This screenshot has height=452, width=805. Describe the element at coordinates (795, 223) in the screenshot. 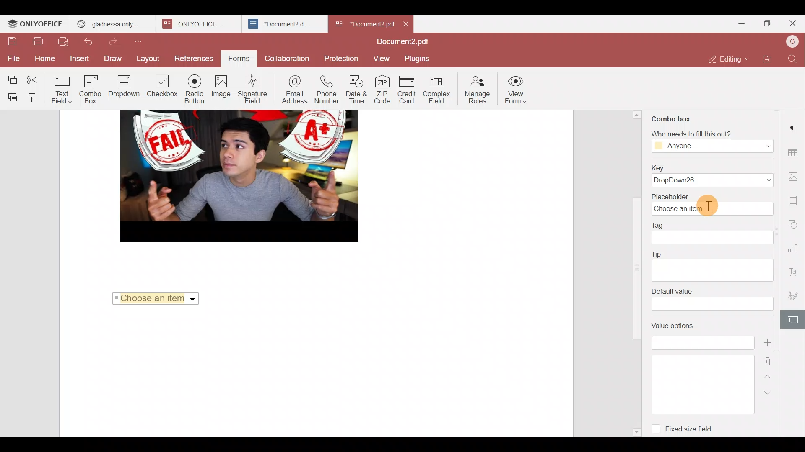

I see `Shapes settings` at that location.